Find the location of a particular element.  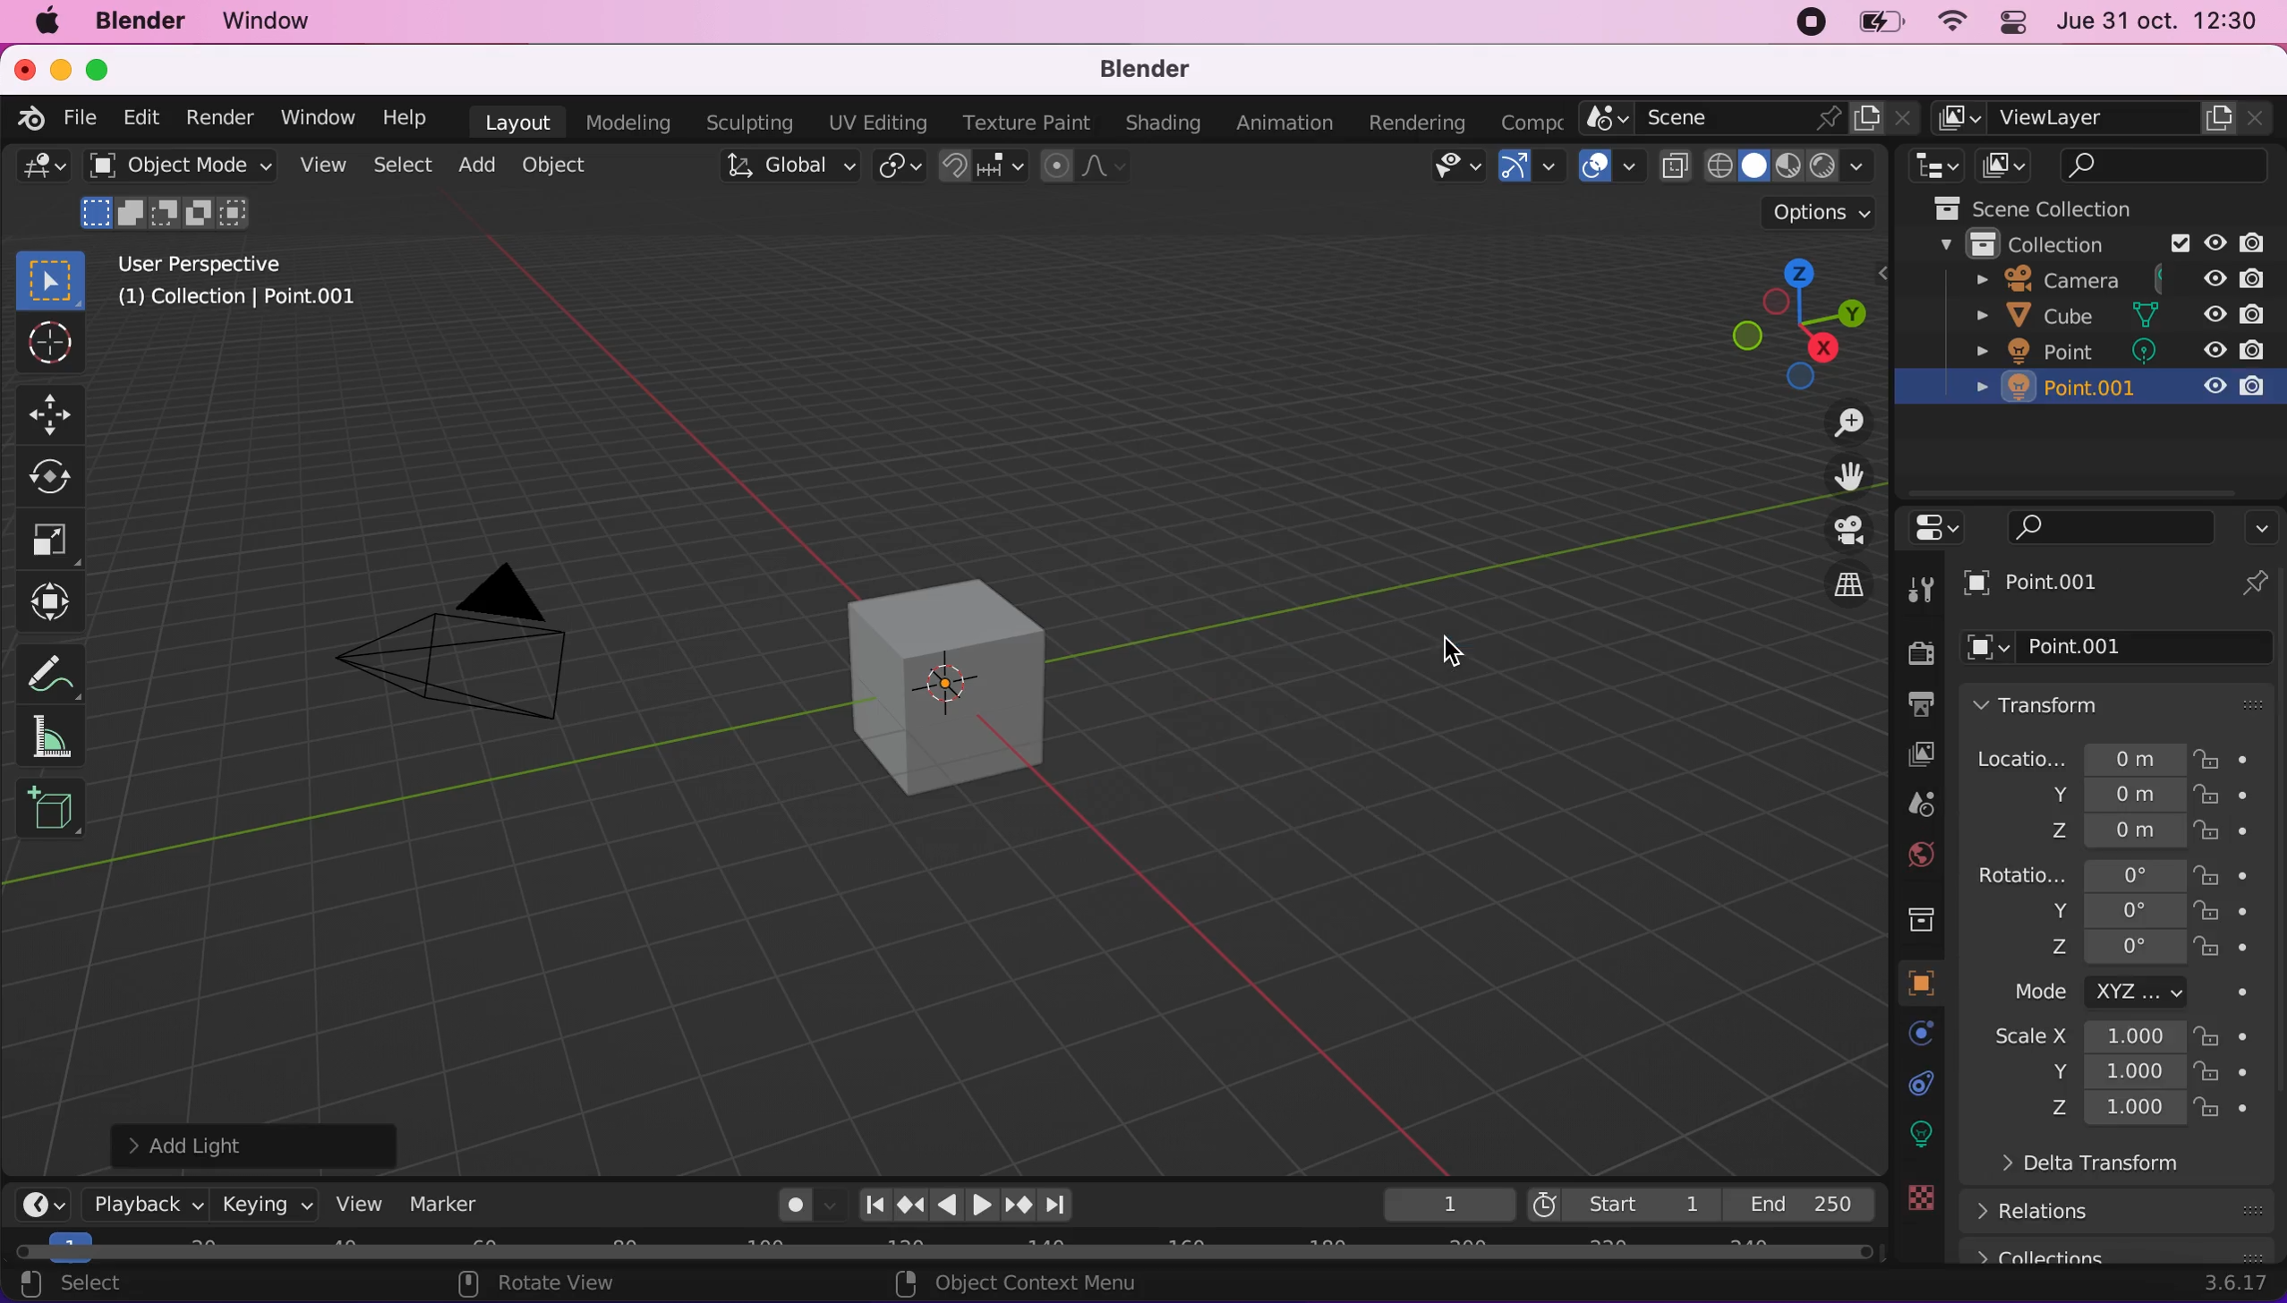

hide in viewpoint is located at coordinates (2214, 313).